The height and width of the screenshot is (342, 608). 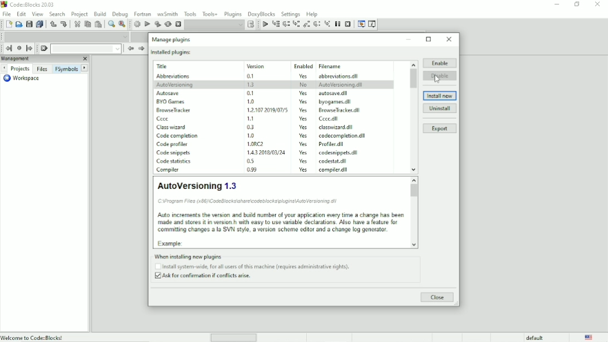 What do you see at coordinates (343, 136) in the screenshot?
I see `Codecompletion.dll` at bounding box center [343, 136].